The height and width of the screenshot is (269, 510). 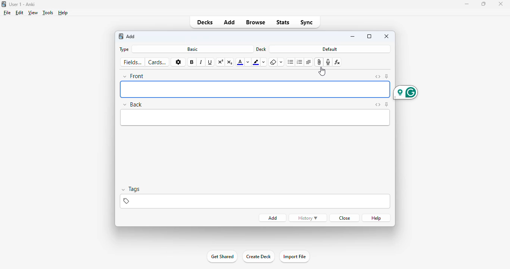 I want to click on maximize, so click(x=483, y=4).